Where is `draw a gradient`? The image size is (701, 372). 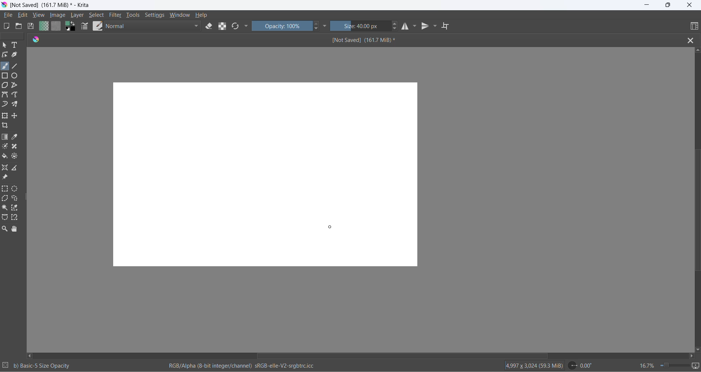
draw a gradient is located at coordinates (6, 137).